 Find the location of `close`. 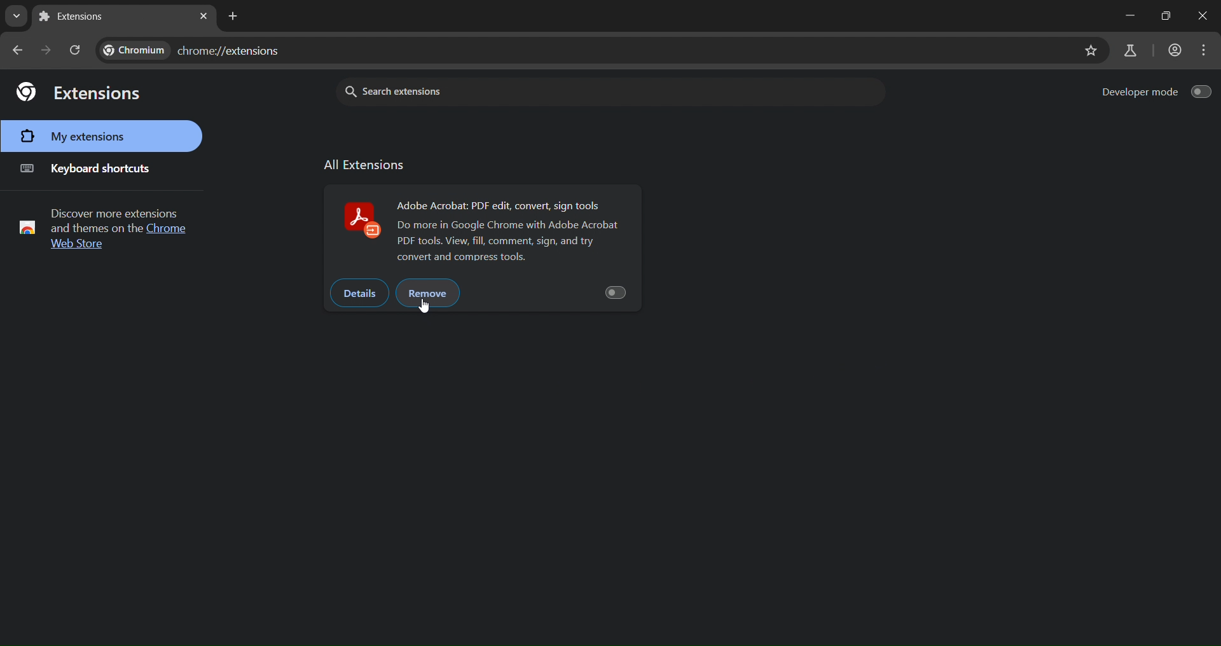

close is located at coordinates (1207, 11).